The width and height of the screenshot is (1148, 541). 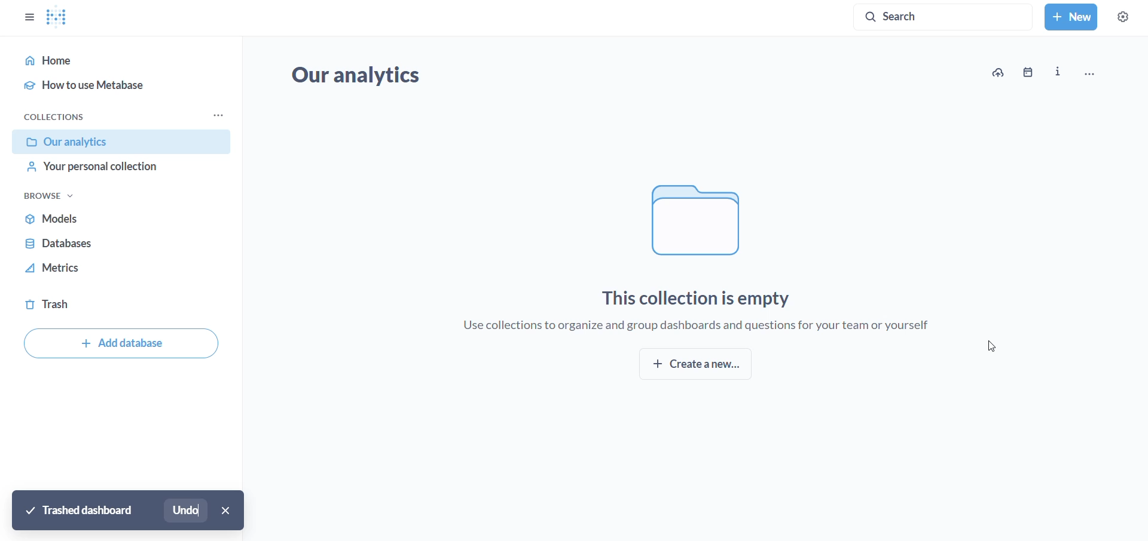 What do you see at coordinates (115, 84) in the screenshot?
I see `how to use metabase` at bounding box center [115, 84].